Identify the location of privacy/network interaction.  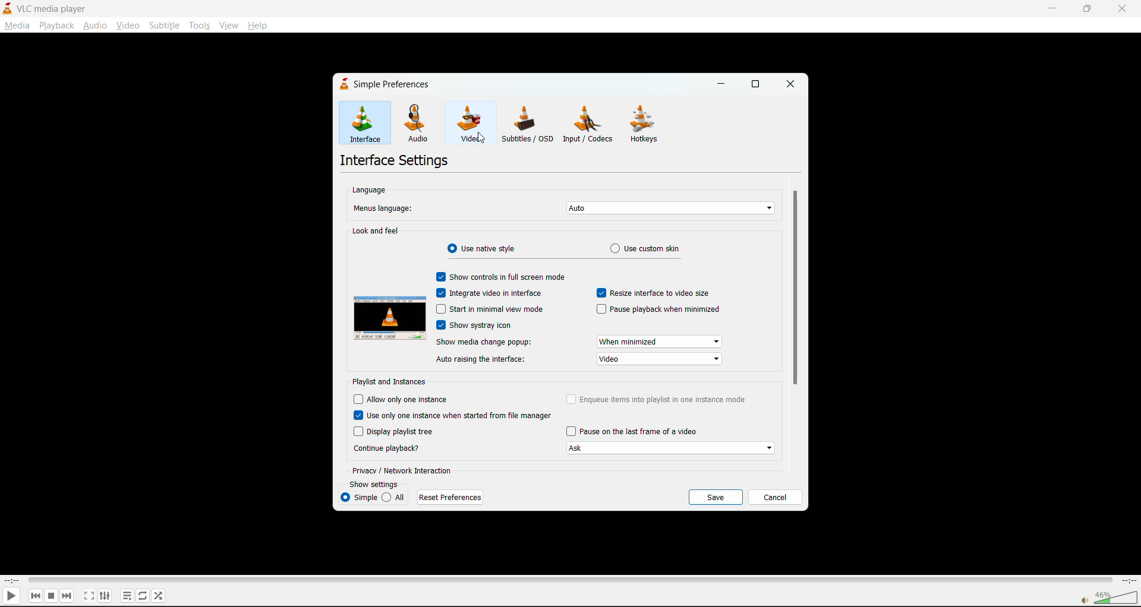
(406, 470).